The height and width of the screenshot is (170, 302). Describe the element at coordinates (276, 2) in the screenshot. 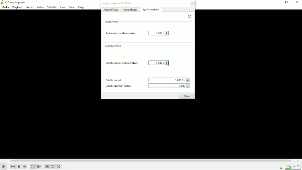

I see `Minimize` at that location.